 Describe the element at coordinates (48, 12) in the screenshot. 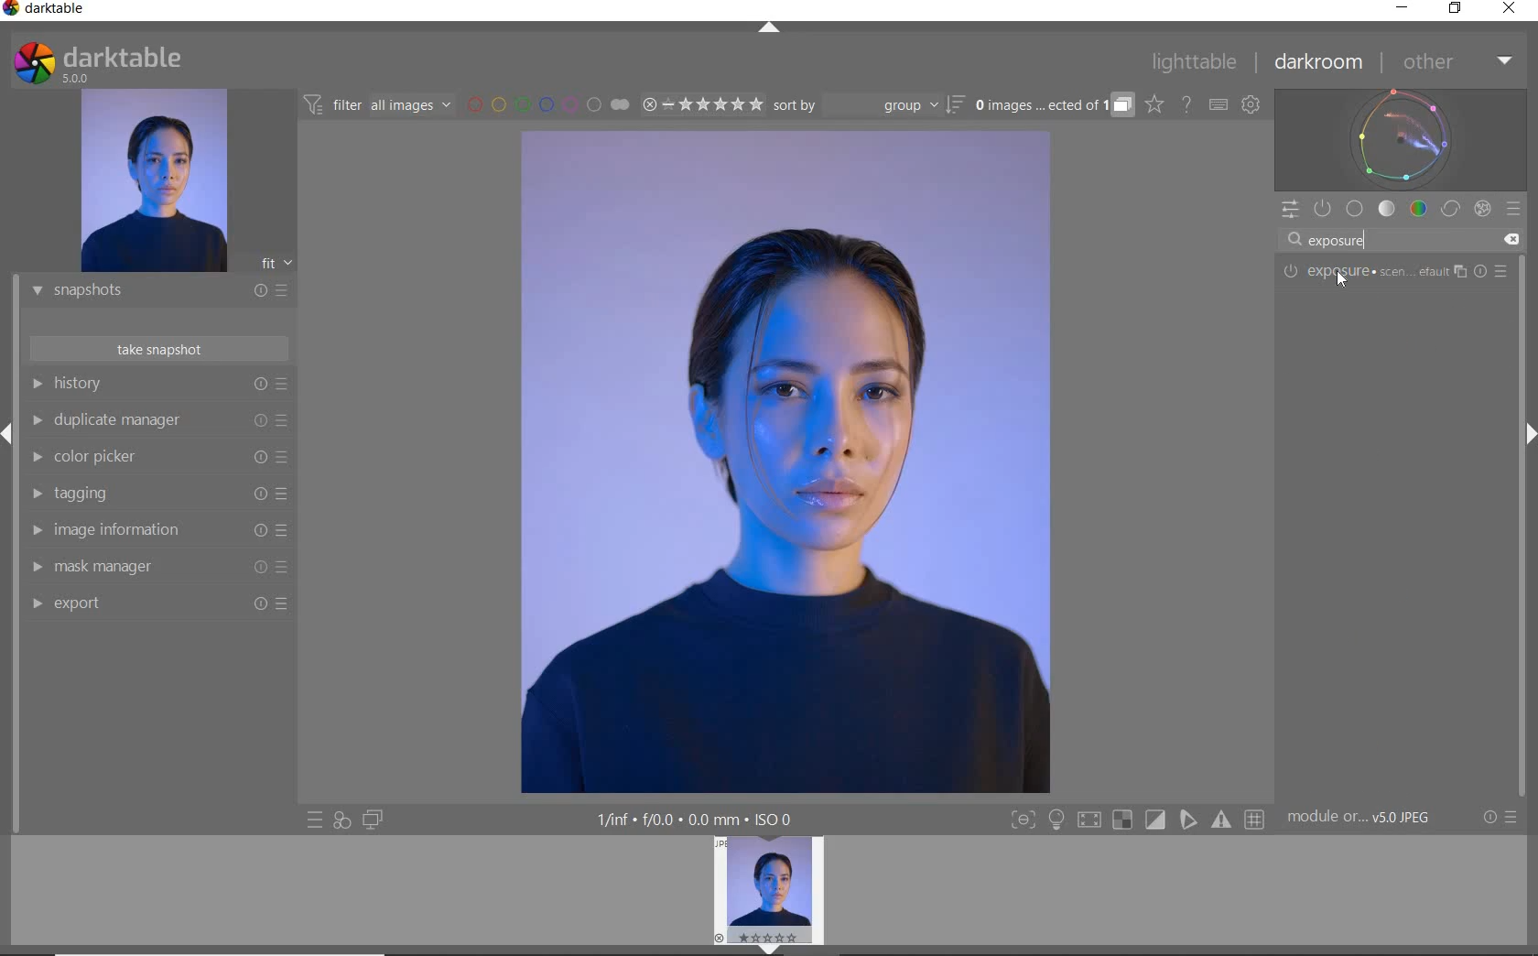

I see `SYSTEM NAME` at that location.